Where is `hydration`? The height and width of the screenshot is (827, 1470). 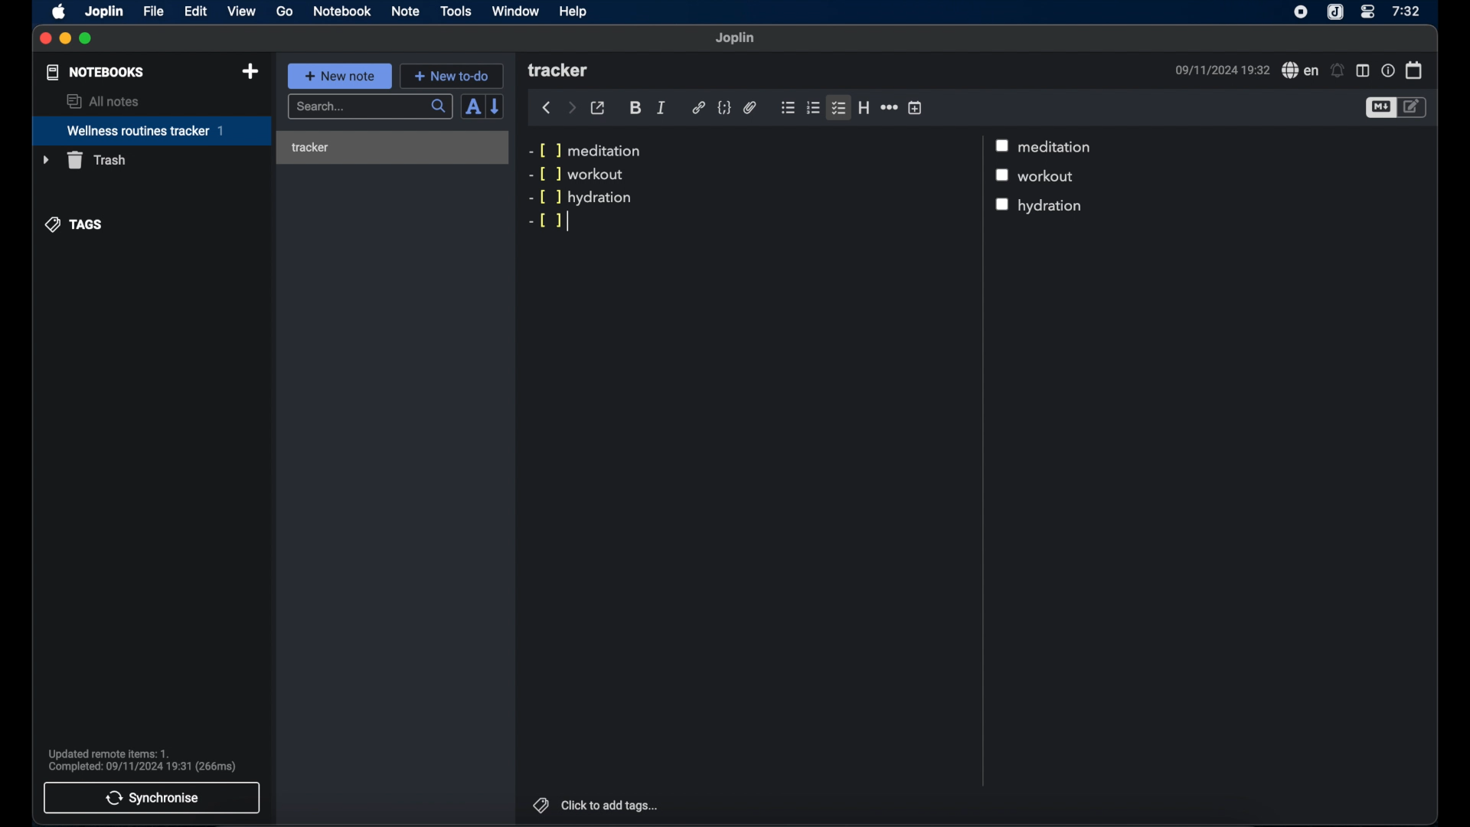 hydration is located at coordinates (1053, 207).